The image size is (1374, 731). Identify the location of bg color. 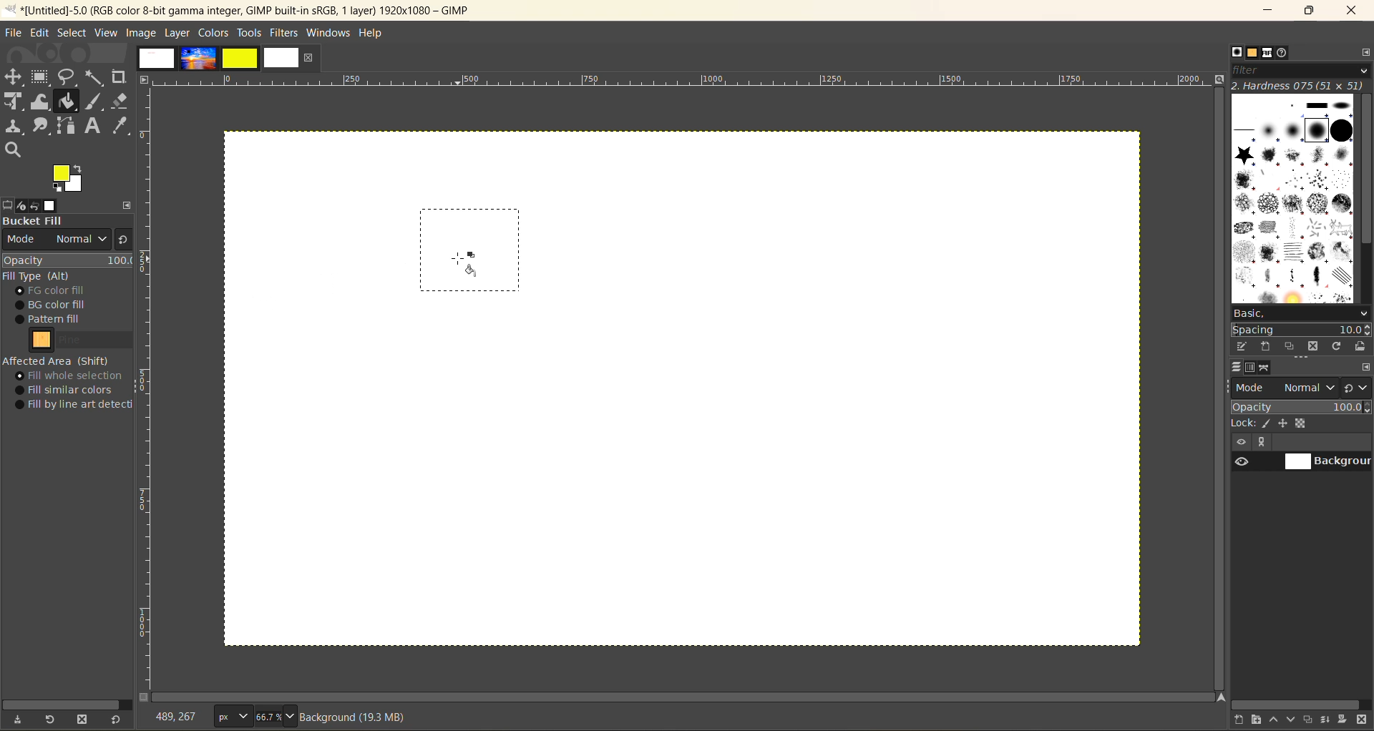
(59, 304).